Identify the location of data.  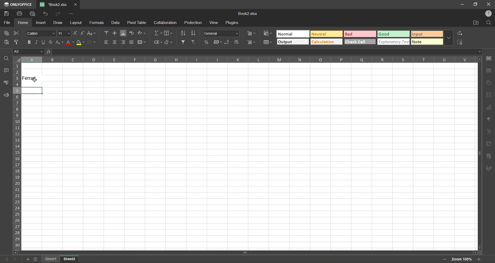
(116, 23).